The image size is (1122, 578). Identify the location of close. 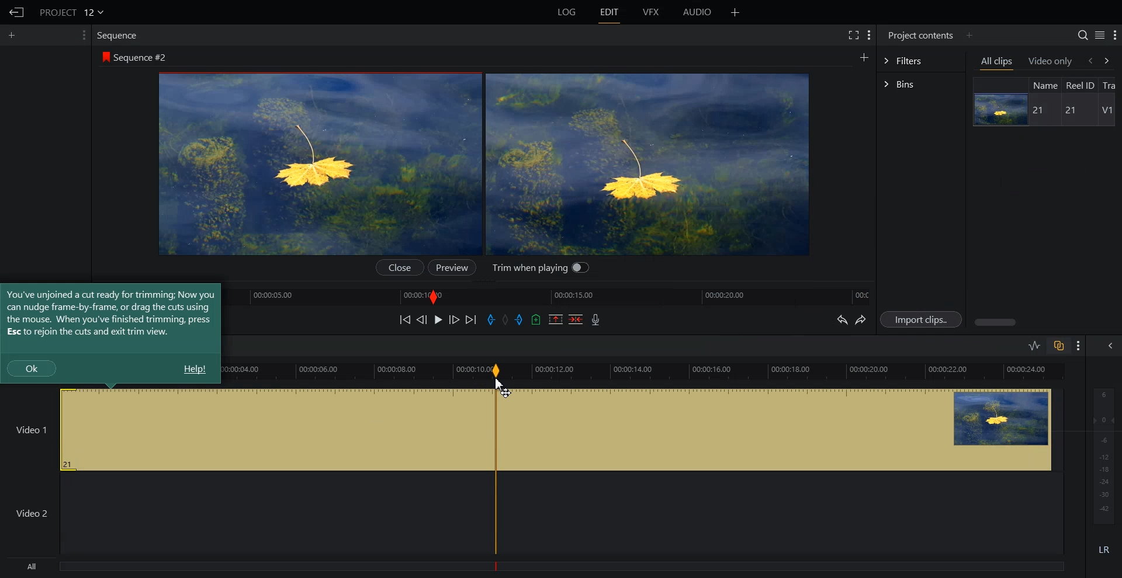
(402, 267).